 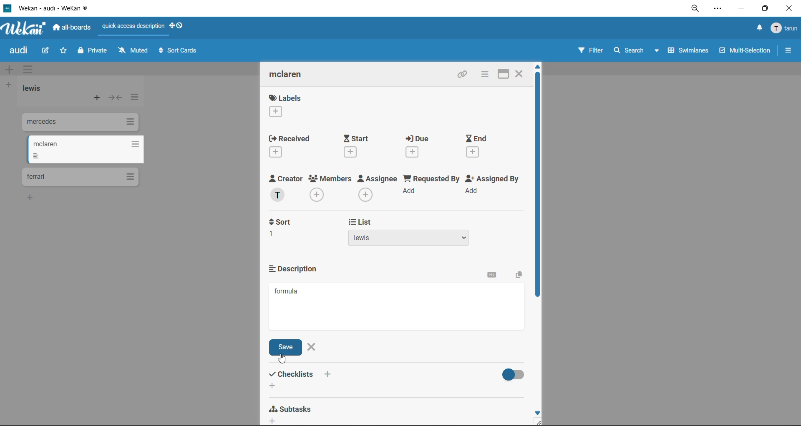 What do you see at coordinates (293, 75) in the screenshot?
I see `card title` at bounding box center [293, 75].